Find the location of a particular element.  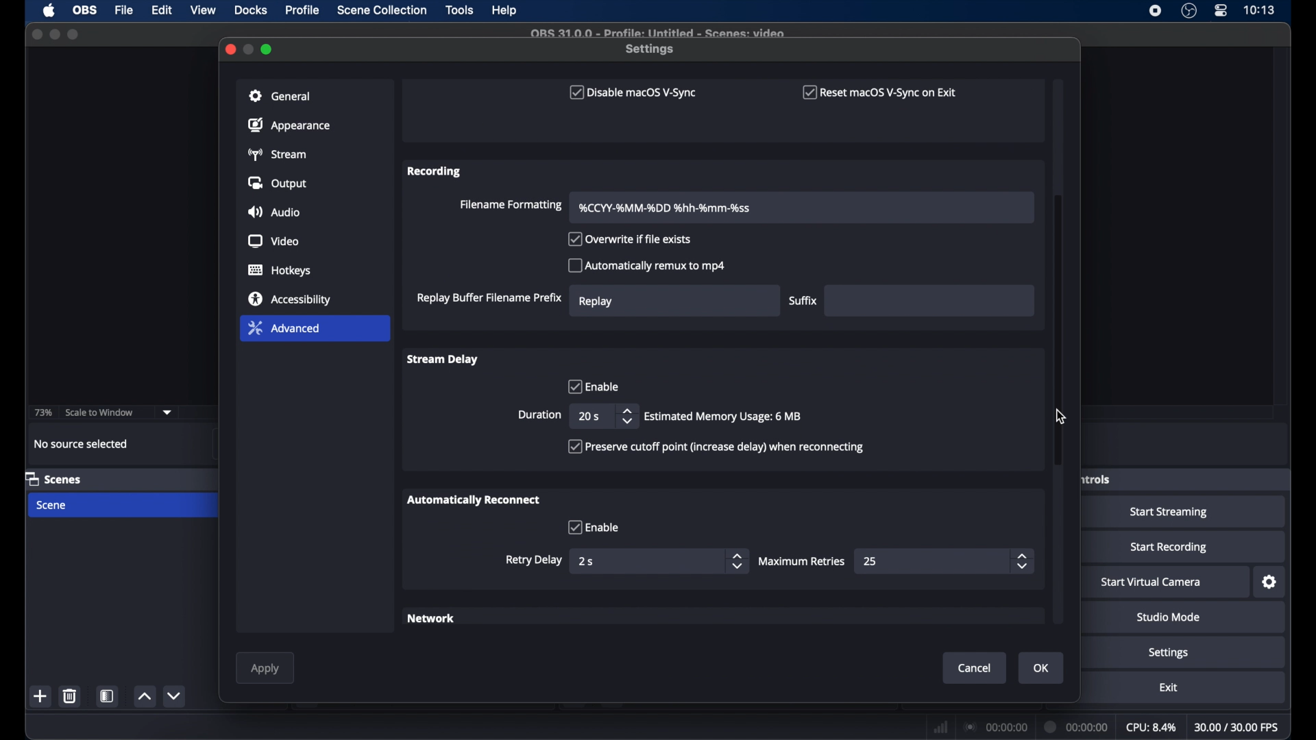

file name is located at coordinates (657, 32).